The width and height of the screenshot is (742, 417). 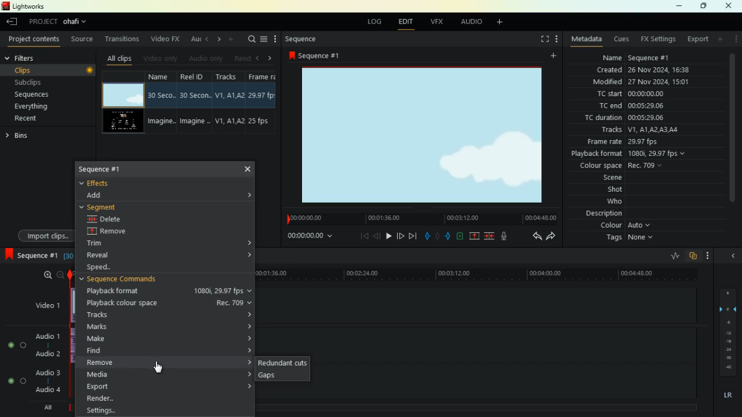 I want to click on description, so click(x=603, y=214).